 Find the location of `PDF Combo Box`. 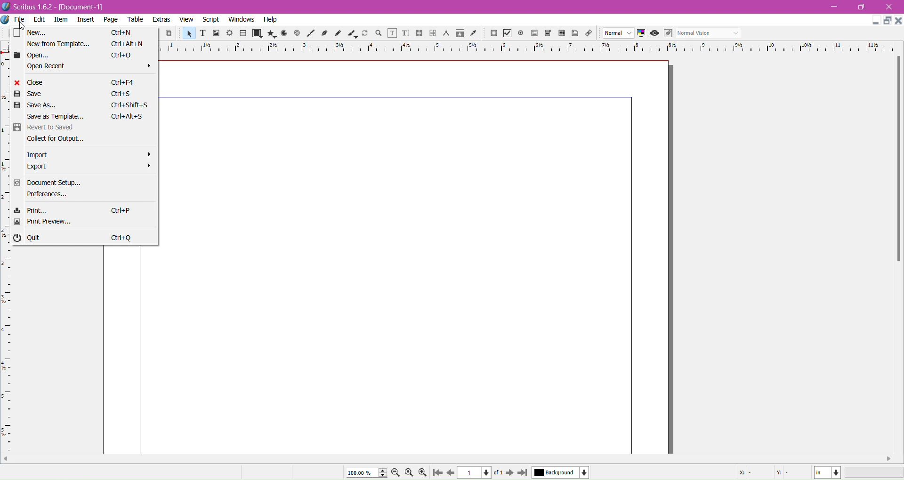

PDF Combo Box is located at coordinates (548, 33).